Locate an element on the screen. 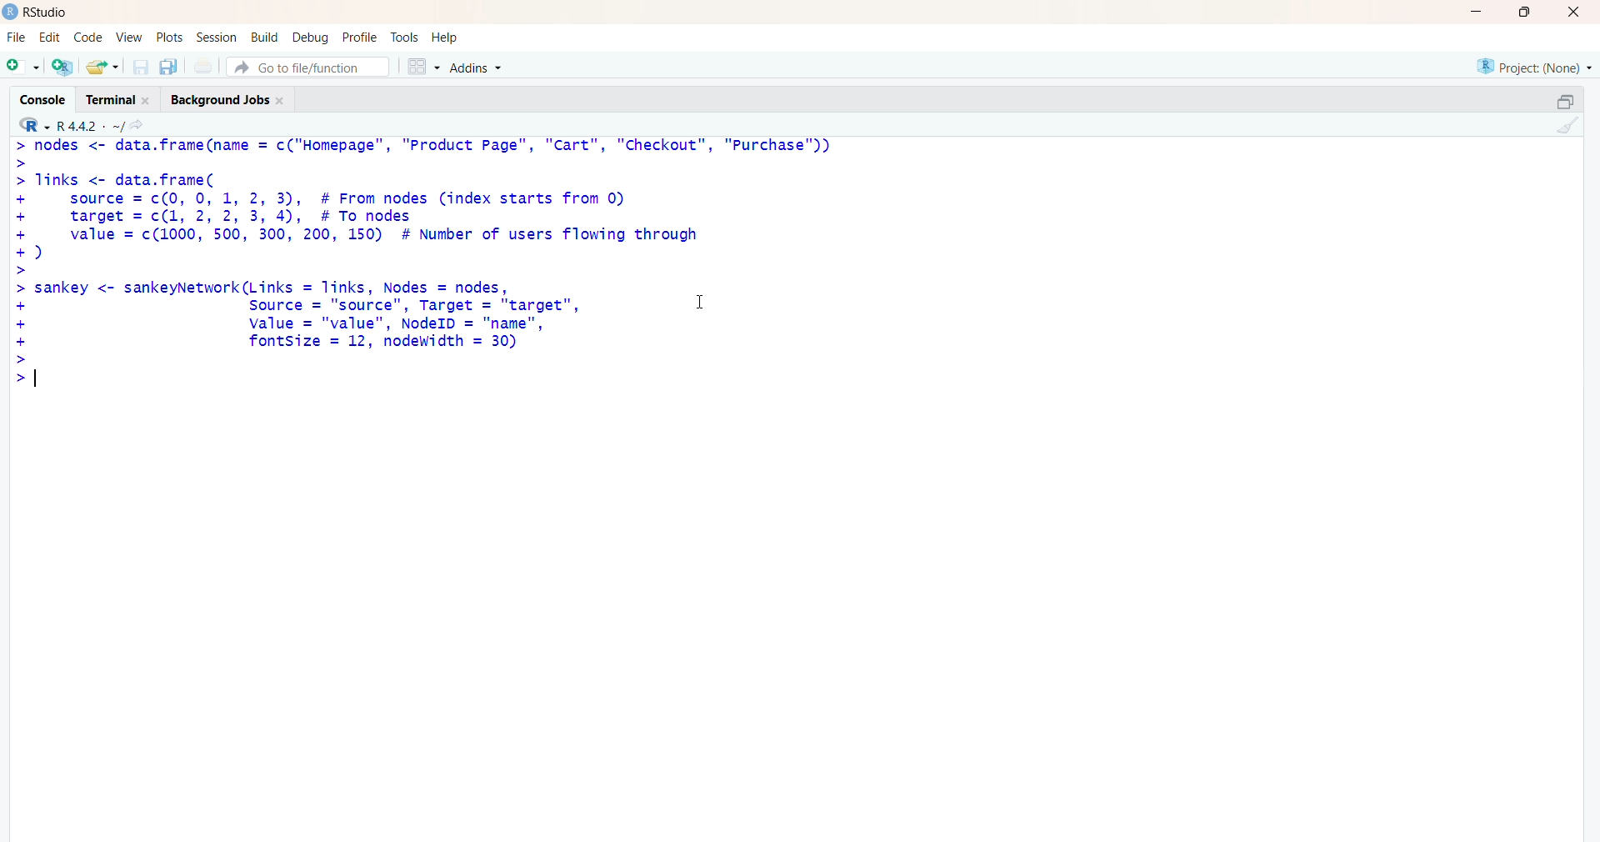  edit is located at coordinates (48, 38).